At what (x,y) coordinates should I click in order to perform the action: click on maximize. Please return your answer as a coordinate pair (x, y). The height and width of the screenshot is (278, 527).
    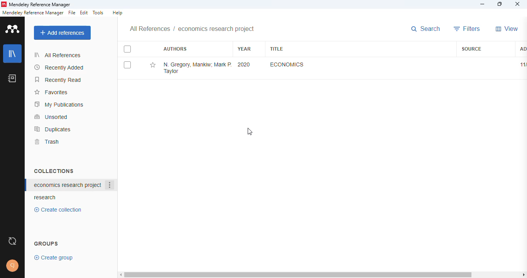
    Looking at the image, I should click on (501, 4).